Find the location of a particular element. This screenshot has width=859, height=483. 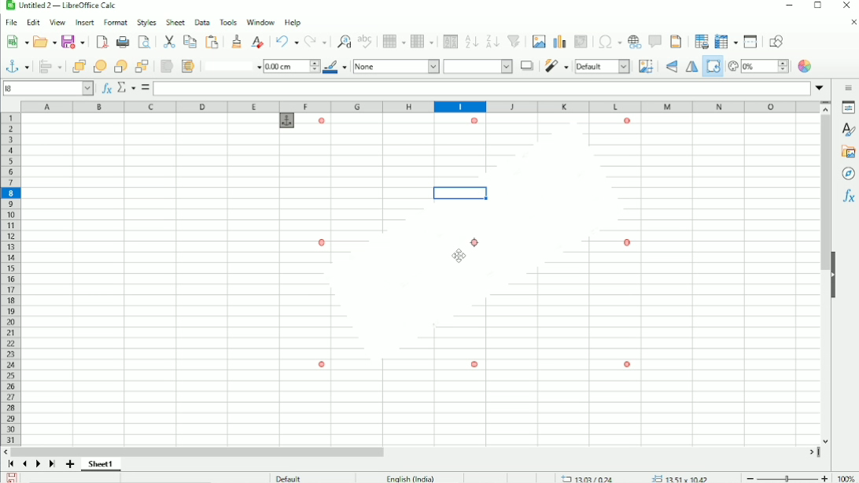

Paste is located at coordinates (212, 41).